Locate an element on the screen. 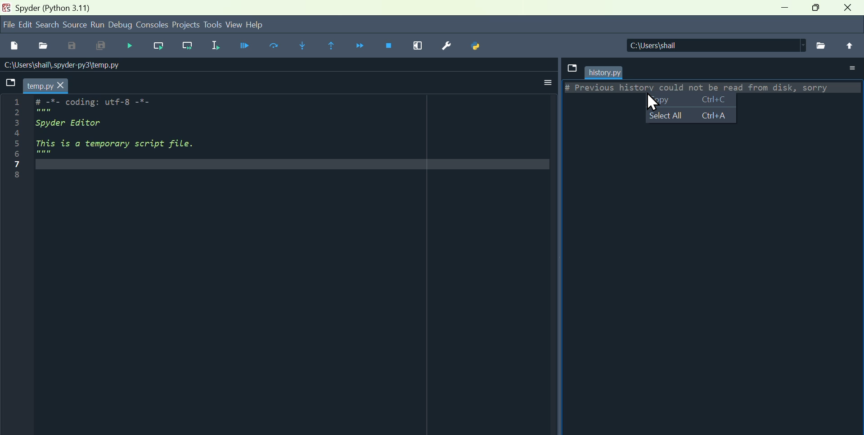 This screenshot has height=435, width=864. Close is located at coordinates (847, 8).